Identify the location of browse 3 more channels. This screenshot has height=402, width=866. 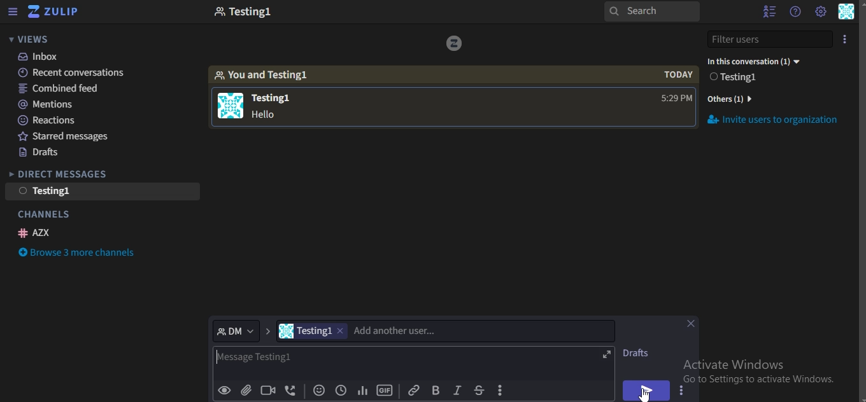
(79, 252).